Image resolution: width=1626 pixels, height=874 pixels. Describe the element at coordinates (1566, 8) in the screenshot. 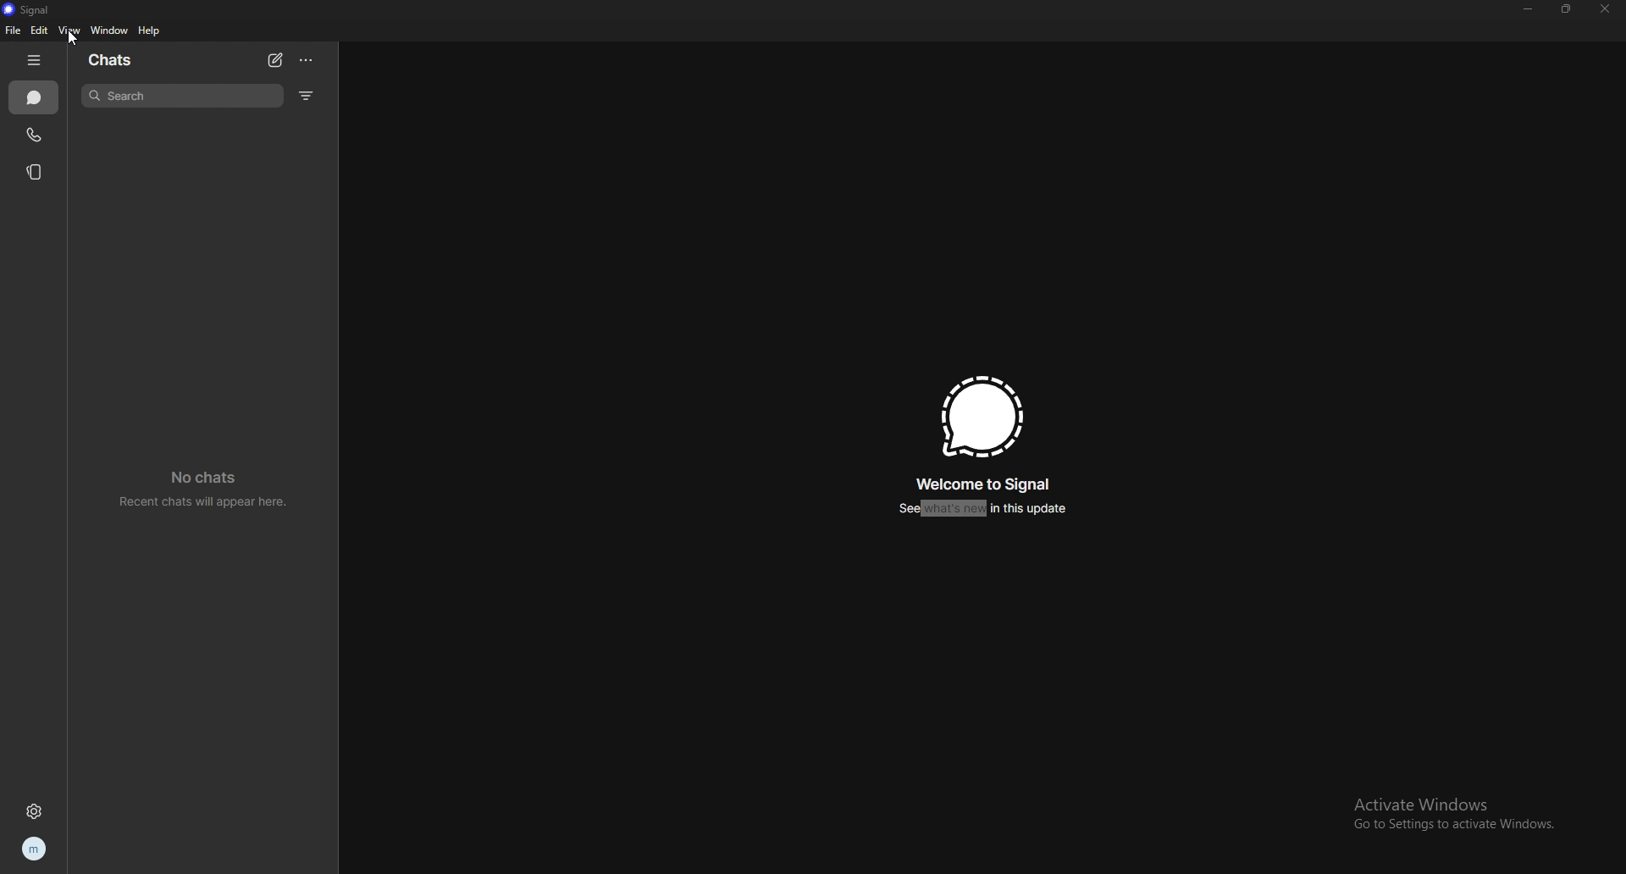

I see `resize` at that location.